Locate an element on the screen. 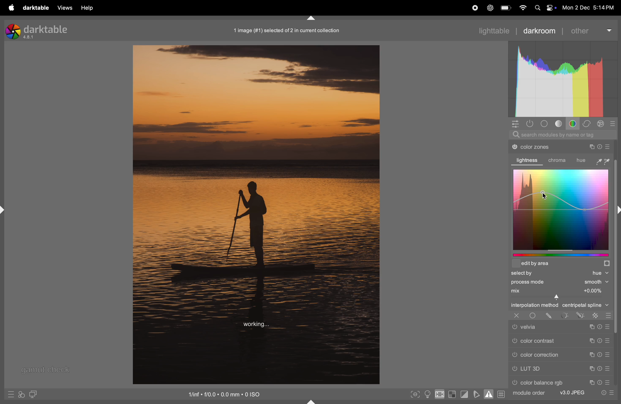 This screenshot has width=621, height=404. iso standard is located at coordinates (226, 395).